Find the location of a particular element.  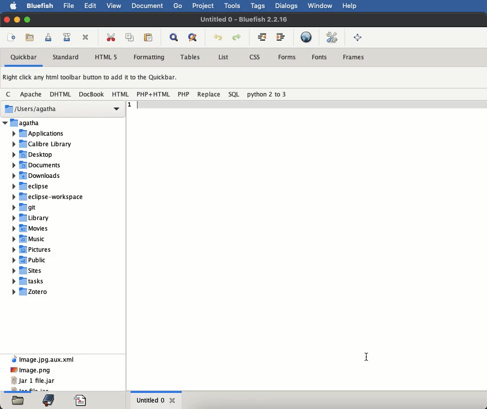

tags is located at coordinates (258, 6).